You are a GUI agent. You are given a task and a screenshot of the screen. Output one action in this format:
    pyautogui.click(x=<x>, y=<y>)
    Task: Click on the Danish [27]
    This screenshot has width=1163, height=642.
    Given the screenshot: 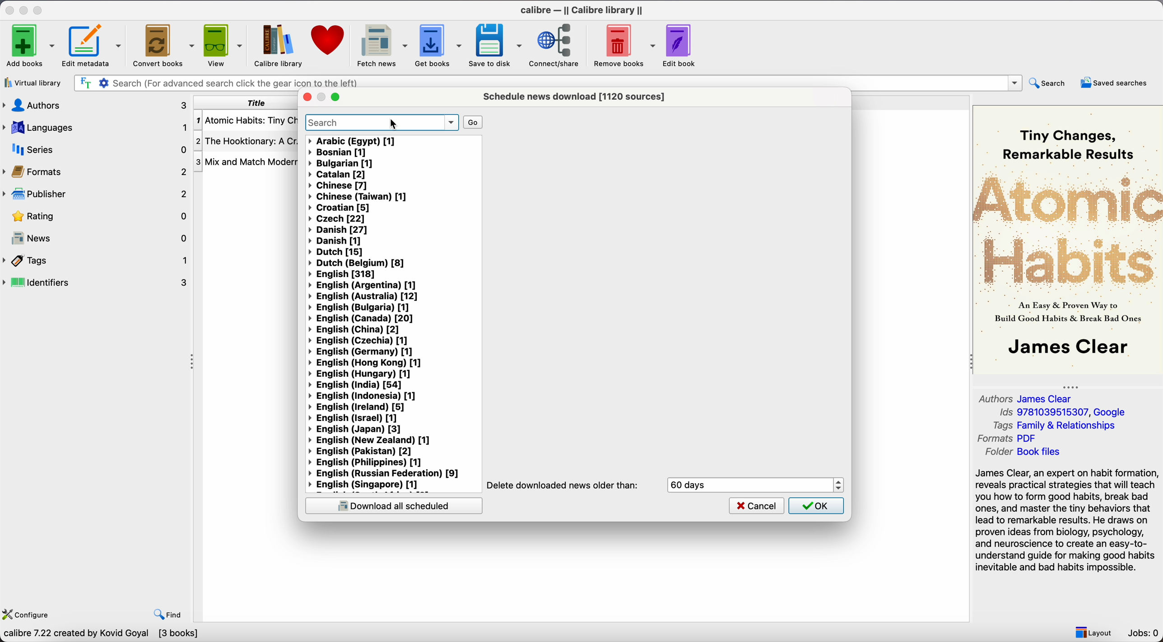 What is the action you would take?
    pyautogui.click(x=341, y=231)
    